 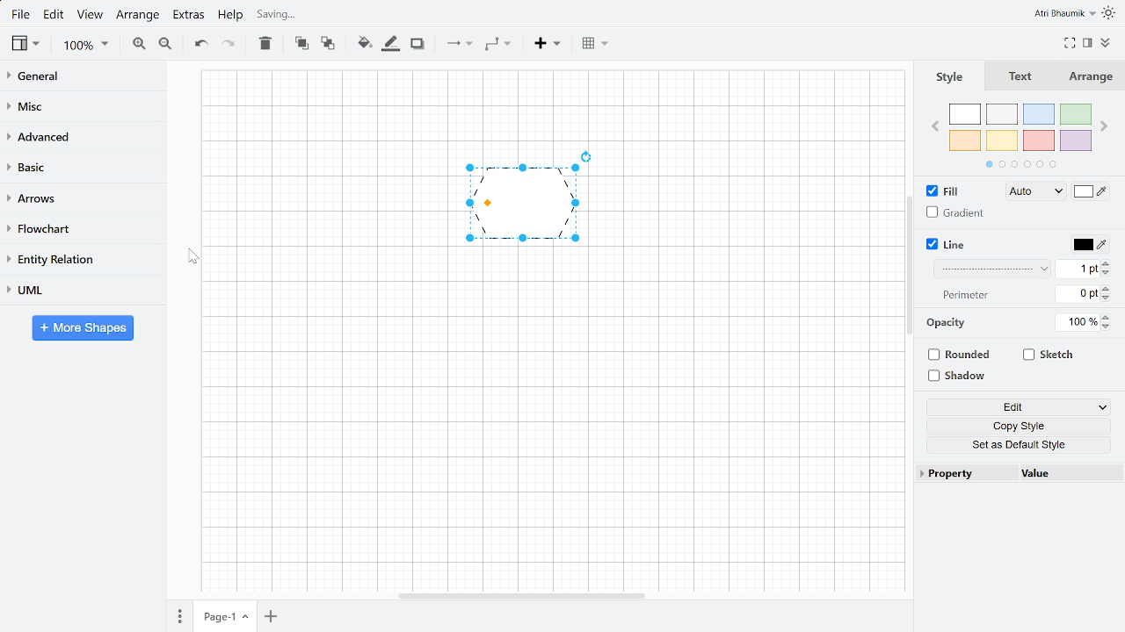 What do you see at coordinates (1020, 407) in the screenshot?
I see `Edit` at bounding box center [1020, 407].